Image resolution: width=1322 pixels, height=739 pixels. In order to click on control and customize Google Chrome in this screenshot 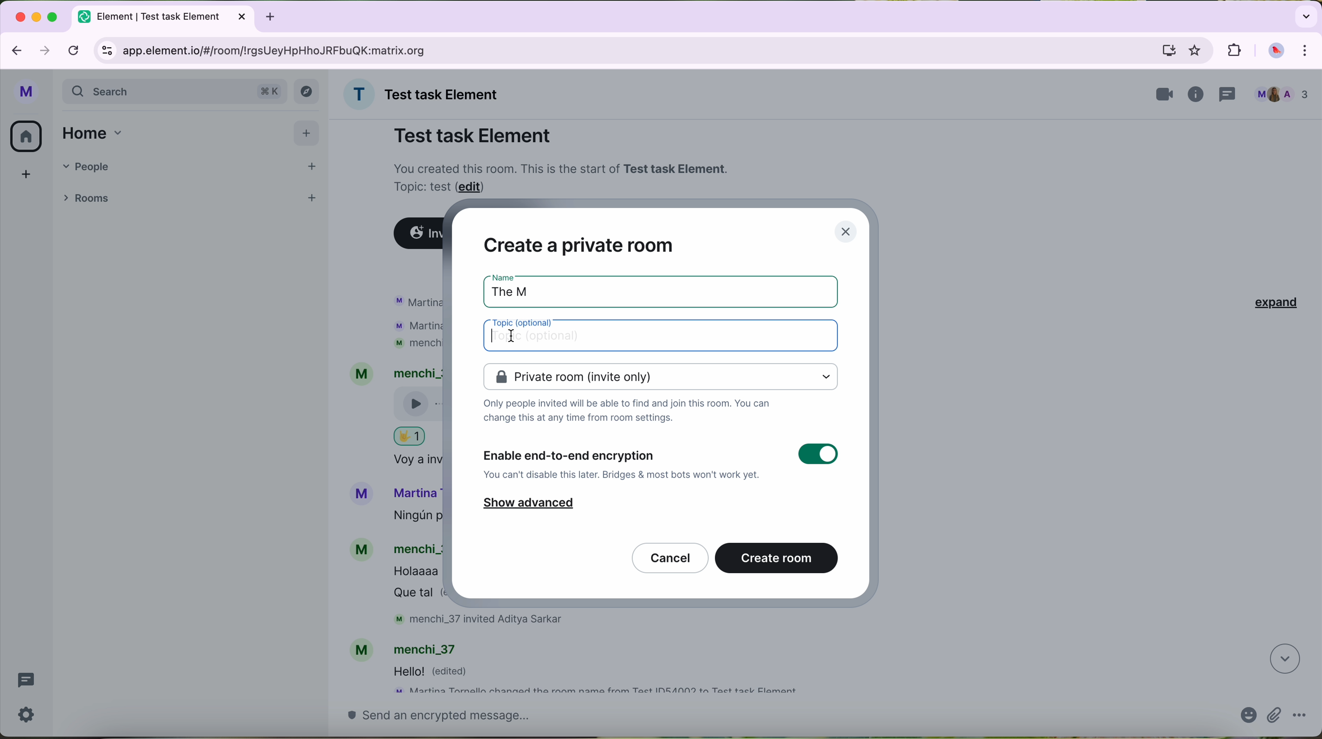, I will do `click(1310, 51)`.